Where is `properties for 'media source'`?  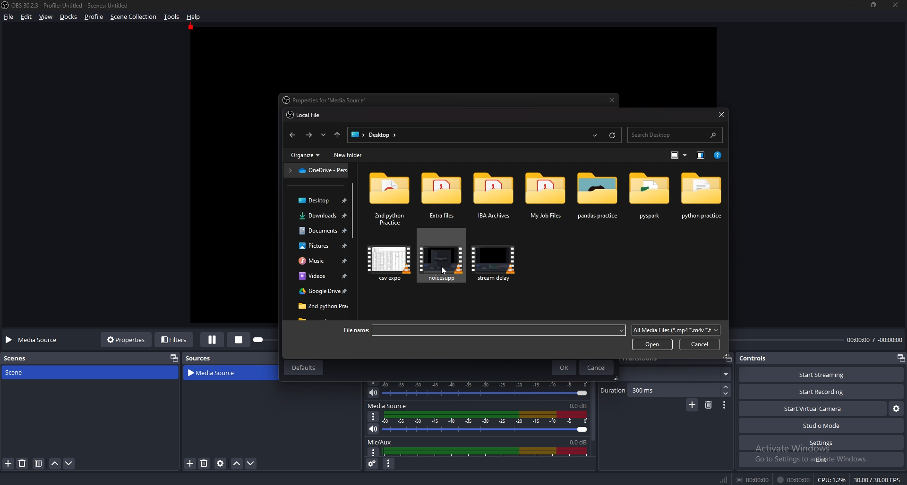 properties for 'media source' is located at coordinates (328, 101).